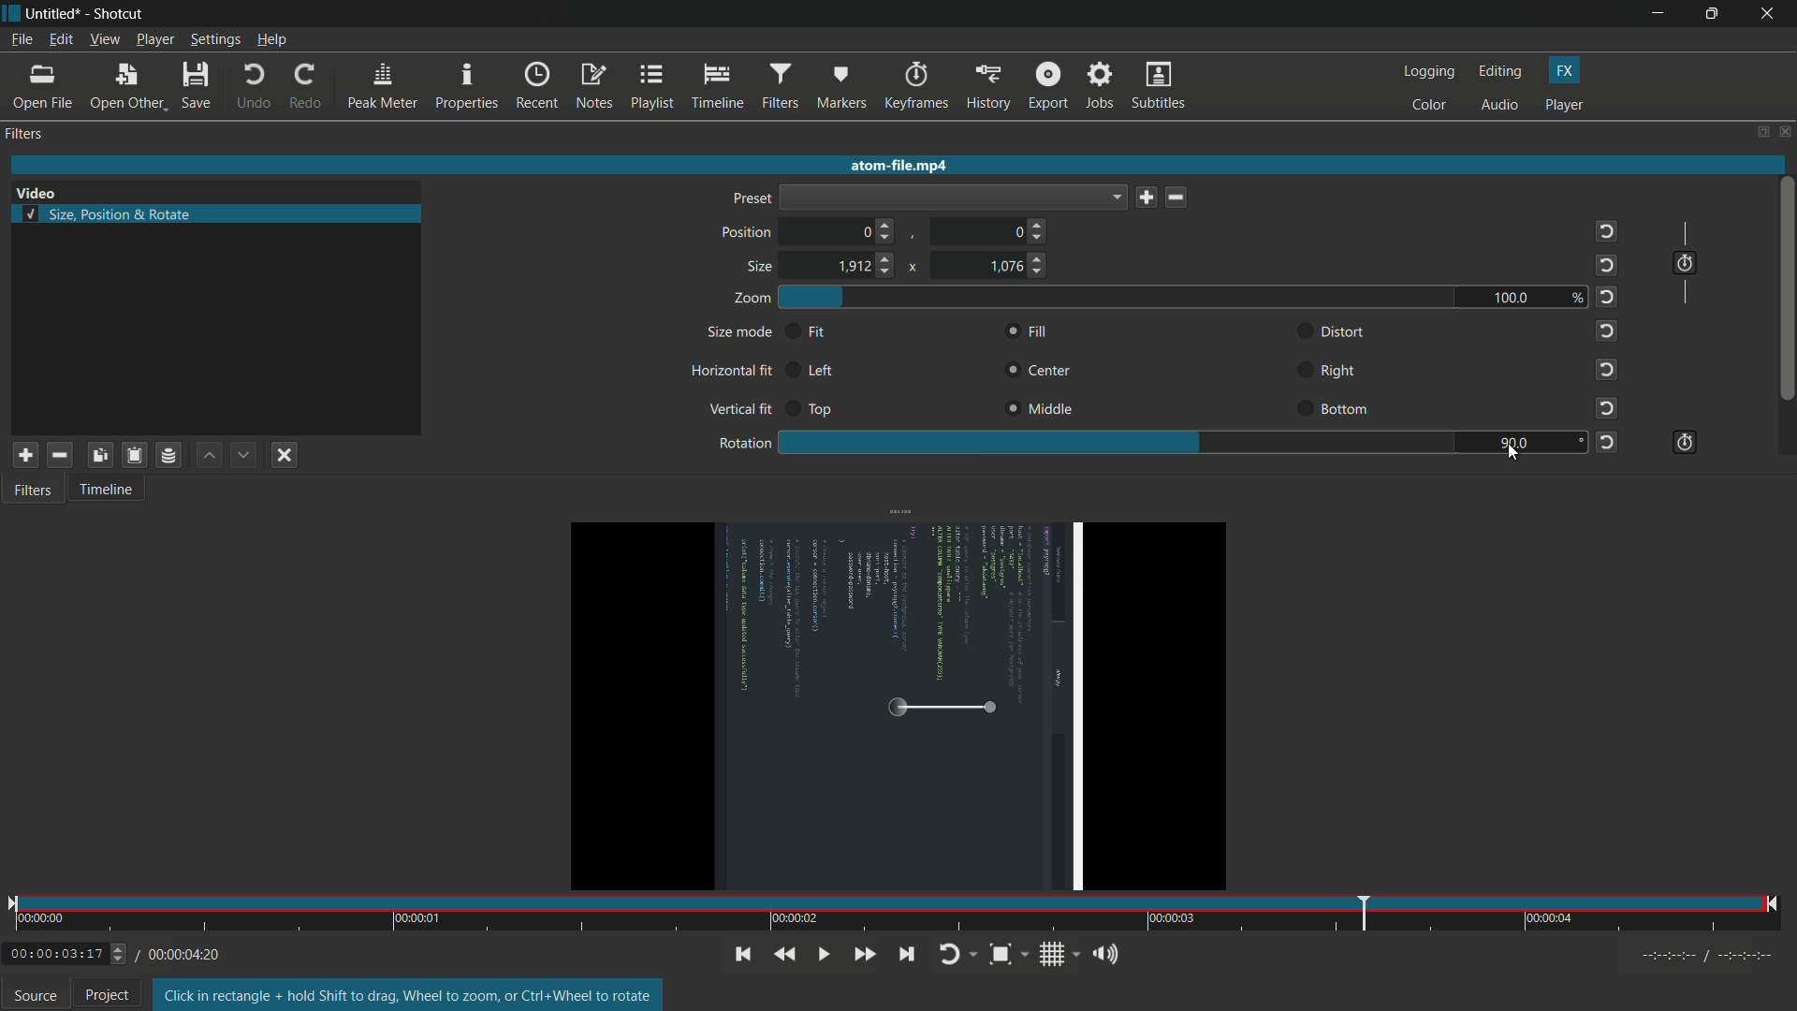 This screenshot has width=1797, height=1011. Describe the element at coordinates (104, 40) in the screenshot. I see `view menu` at that location.